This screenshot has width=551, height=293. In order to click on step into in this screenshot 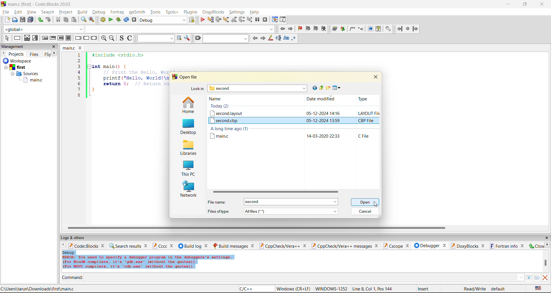, I will do `click(361, 28)`.